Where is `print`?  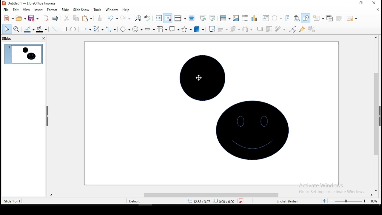 print is located at coordinates (56, 19).